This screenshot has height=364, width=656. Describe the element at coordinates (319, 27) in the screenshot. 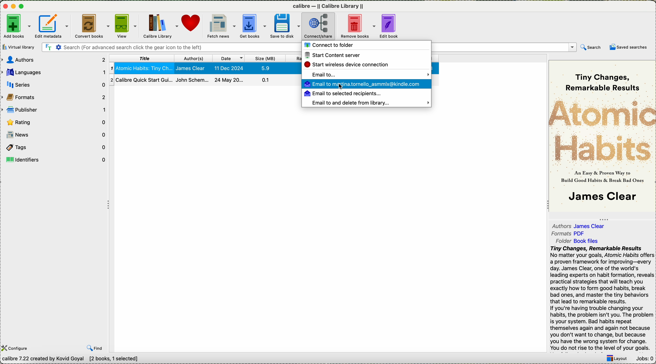

I see `click on connect/share` at that location.